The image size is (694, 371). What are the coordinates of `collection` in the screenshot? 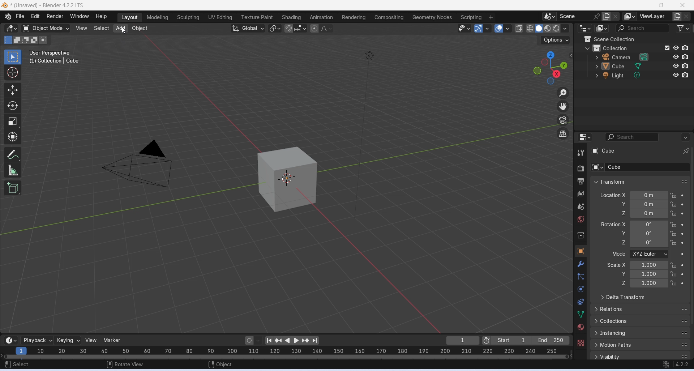 It's located at (581, 236).